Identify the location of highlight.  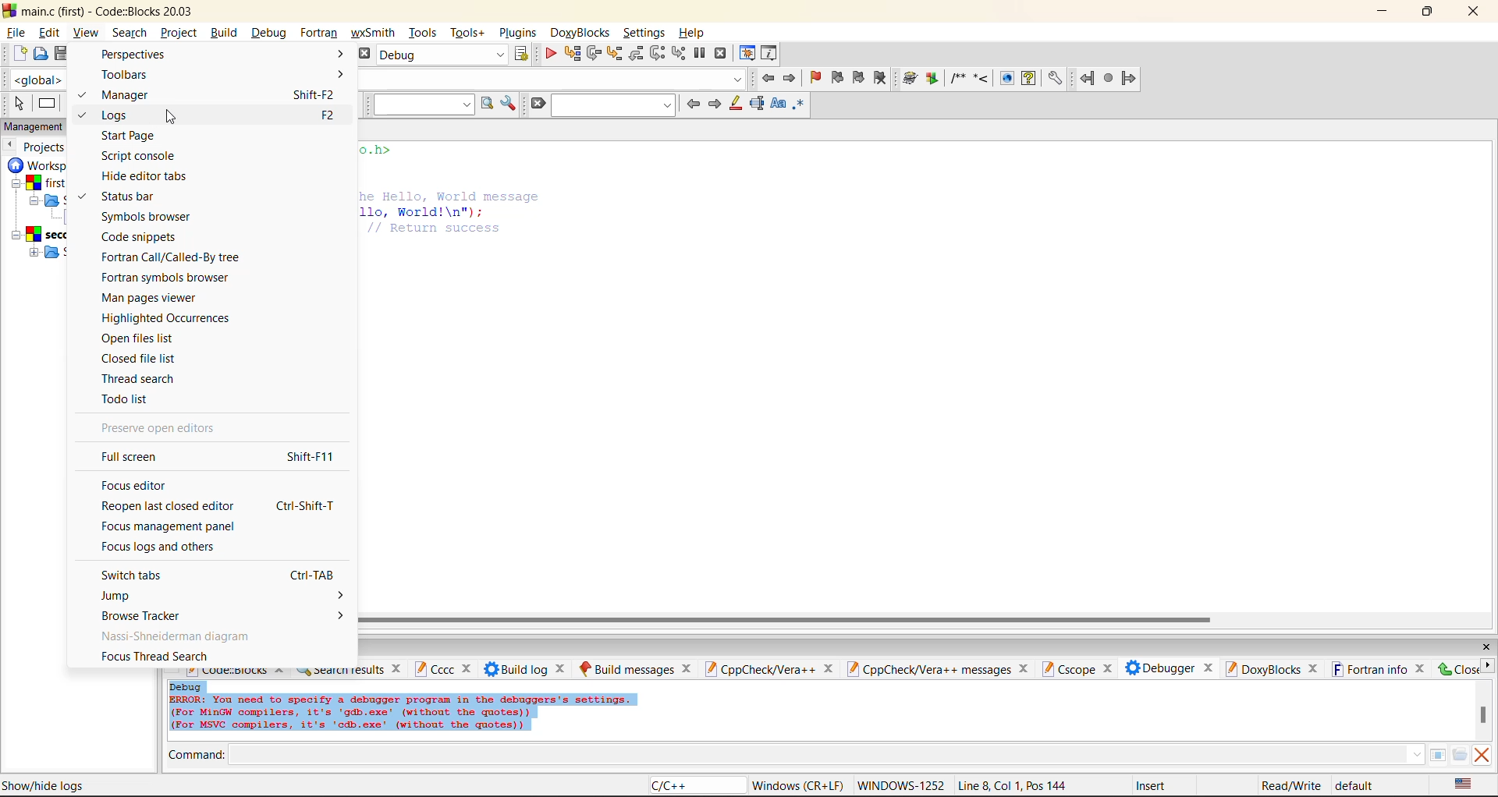
(737, 104).